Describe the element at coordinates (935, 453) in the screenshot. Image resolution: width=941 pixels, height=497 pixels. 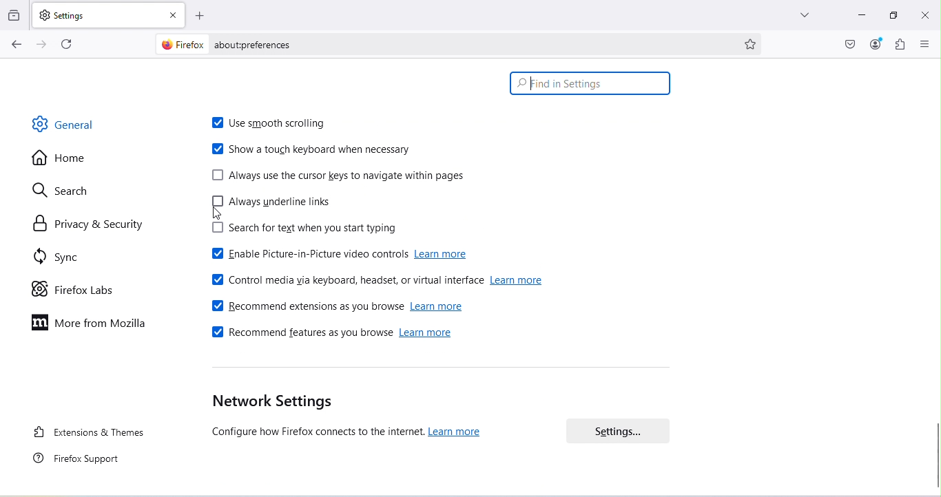
I see `Scroll bar` at that location.